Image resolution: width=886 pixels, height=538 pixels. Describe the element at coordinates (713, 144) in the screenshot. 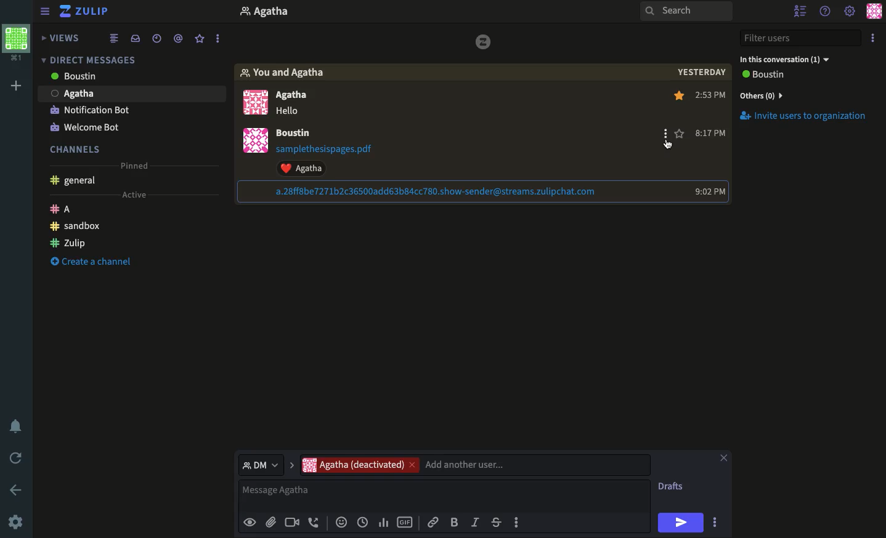

I see `Time` at that location.